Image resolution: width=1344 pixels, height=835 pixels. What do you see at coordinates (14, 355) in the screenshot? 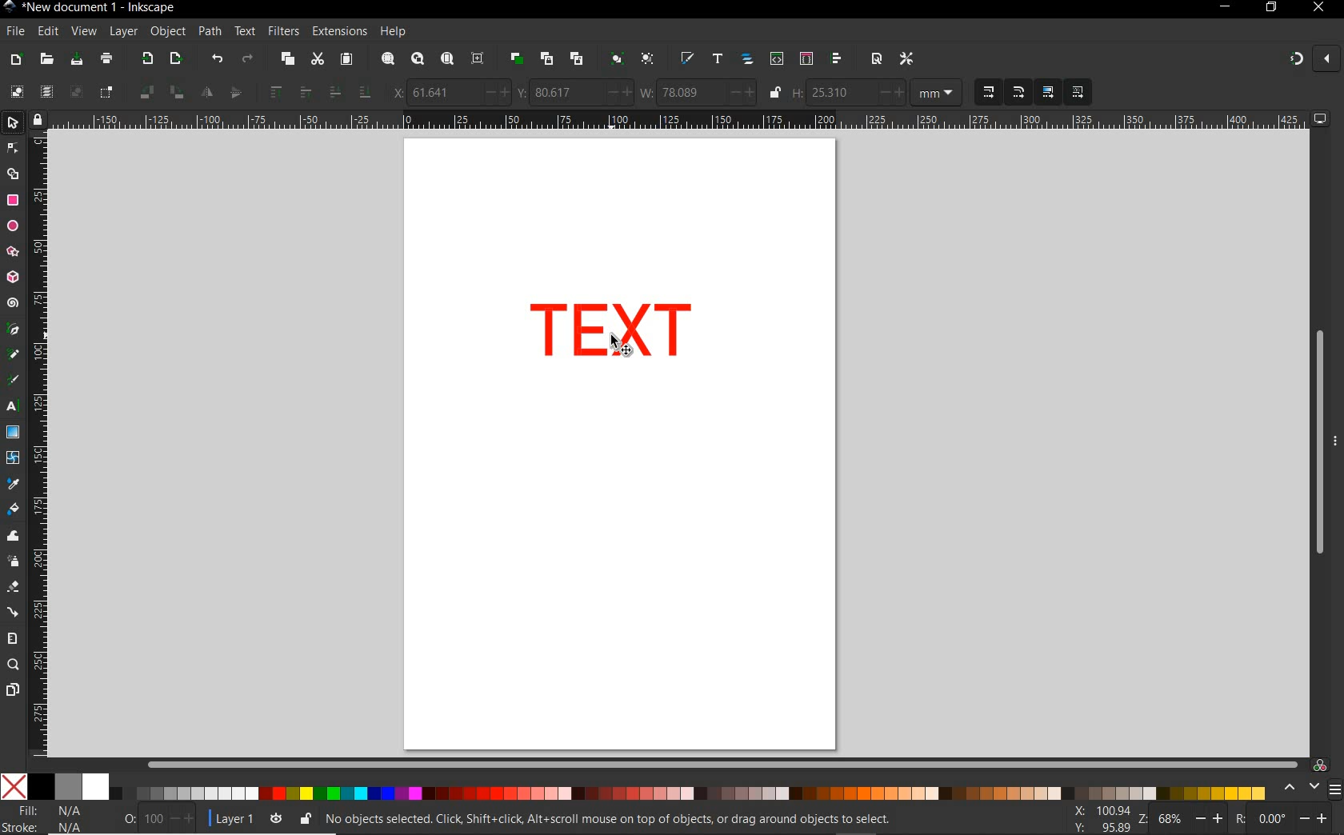
I see `pencil tool` at bounding box center [14, 355].